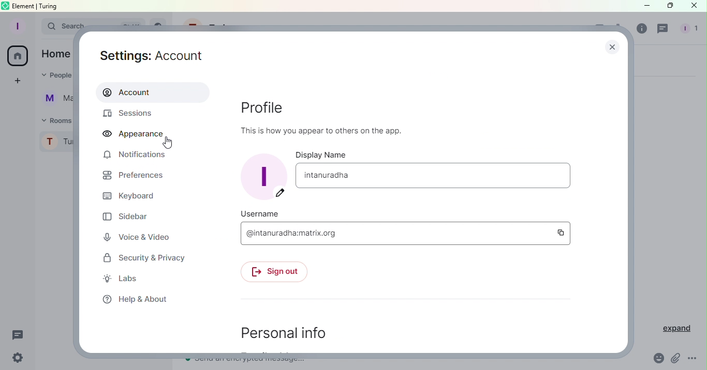 The height and width of the screenshot is (370, 707). Describe the element at coordinates (56, 140) in the screenshot. I see `Turing` at that location.